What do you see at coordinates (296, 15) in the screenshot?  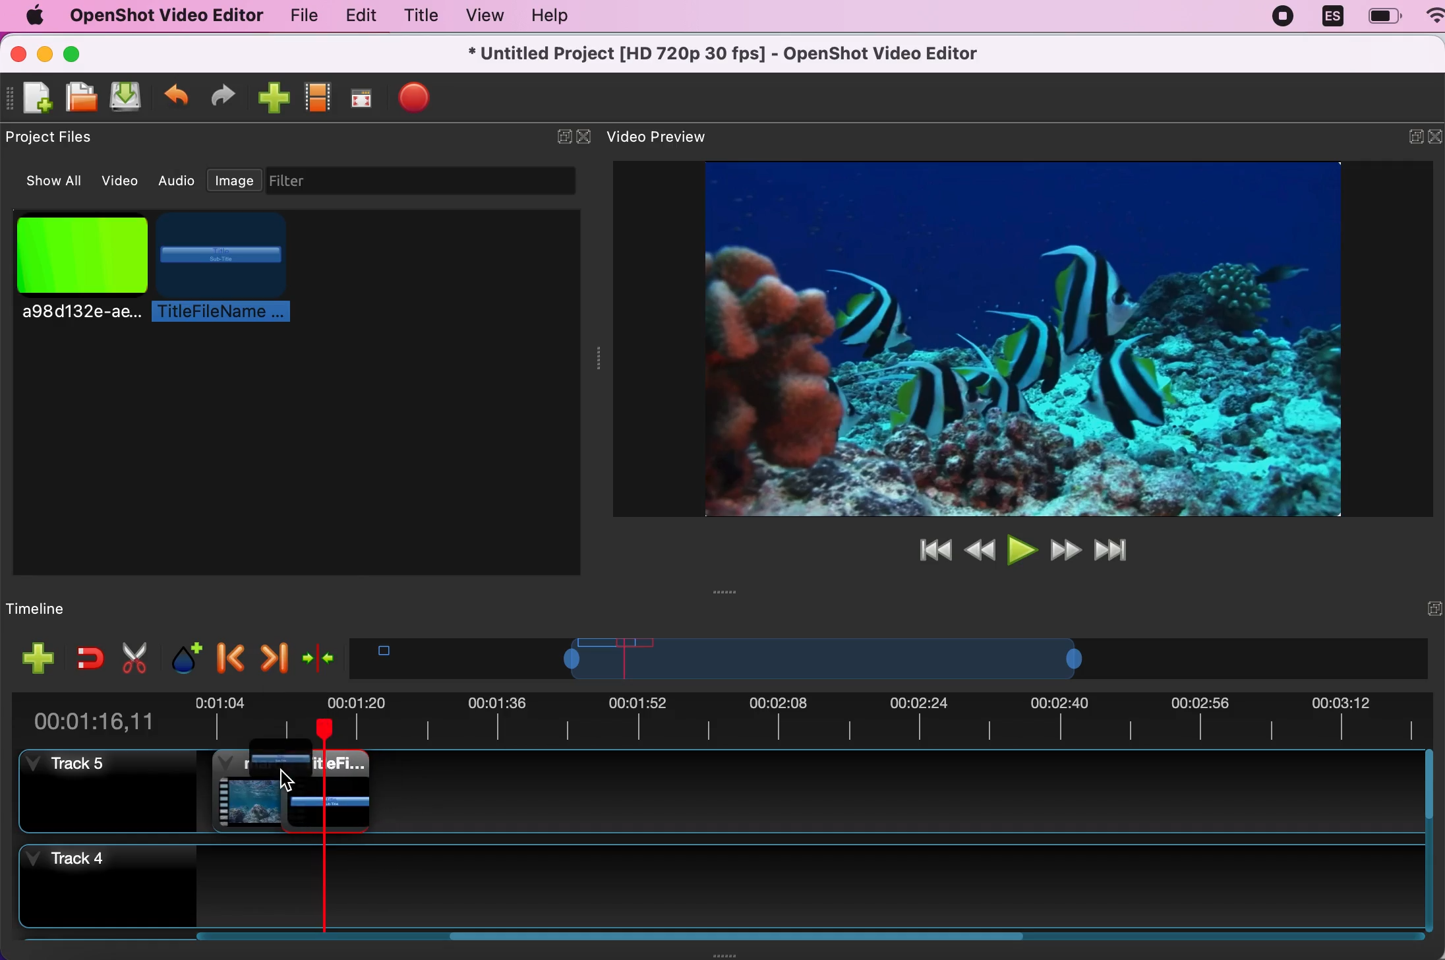 I see `file` at bounding box center [296, 15].